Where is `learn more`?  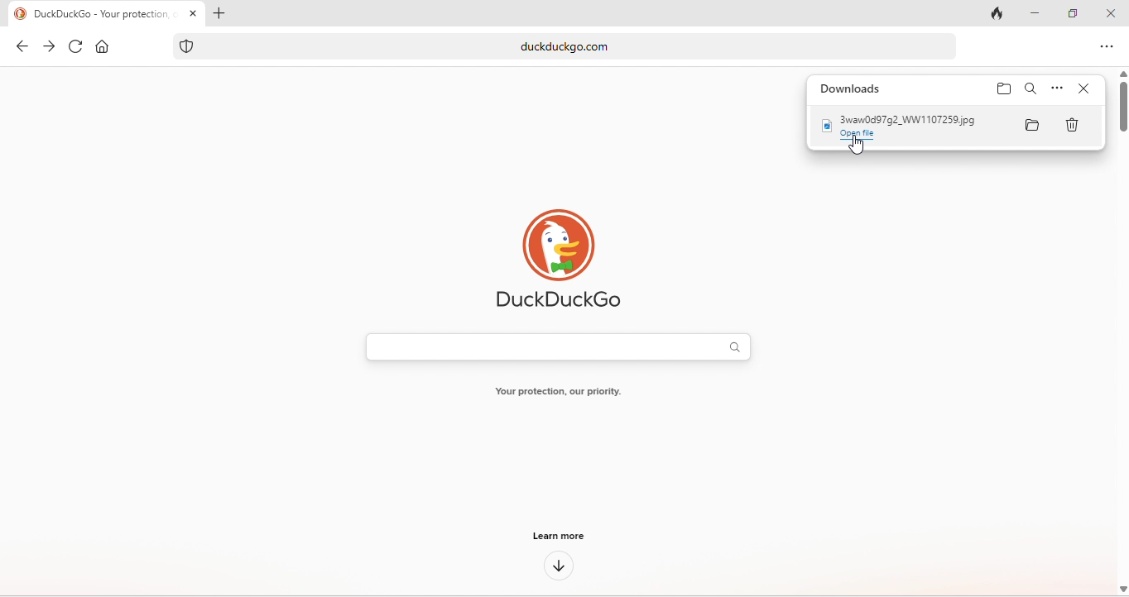 learn more is located at coordinates (571, 537).